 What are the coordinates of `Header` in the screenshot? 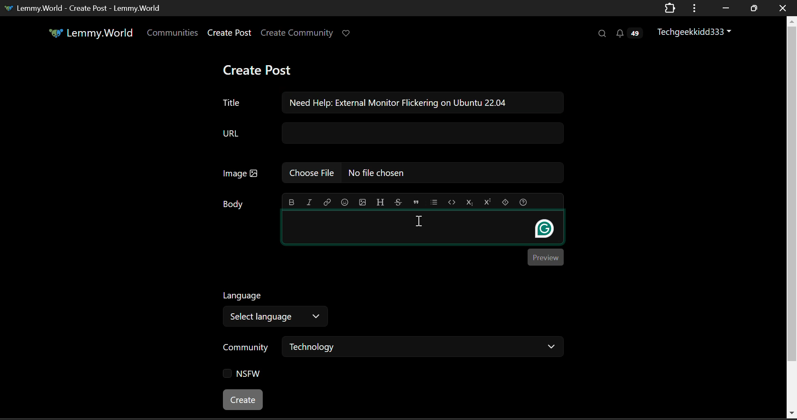 It's located at (380, 202).